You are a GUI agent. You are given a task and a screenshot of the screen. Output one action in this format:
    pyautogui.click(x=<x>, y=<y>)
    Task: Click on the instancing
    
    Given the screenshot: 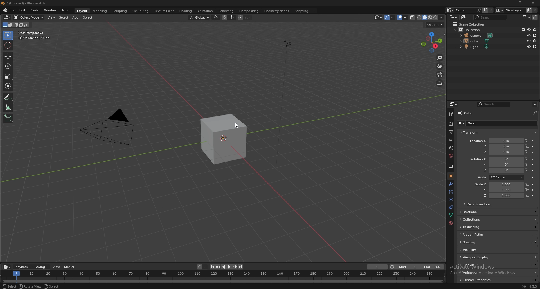 What is the action you would take?
    pyautogui.click(x=475, y=228)
    